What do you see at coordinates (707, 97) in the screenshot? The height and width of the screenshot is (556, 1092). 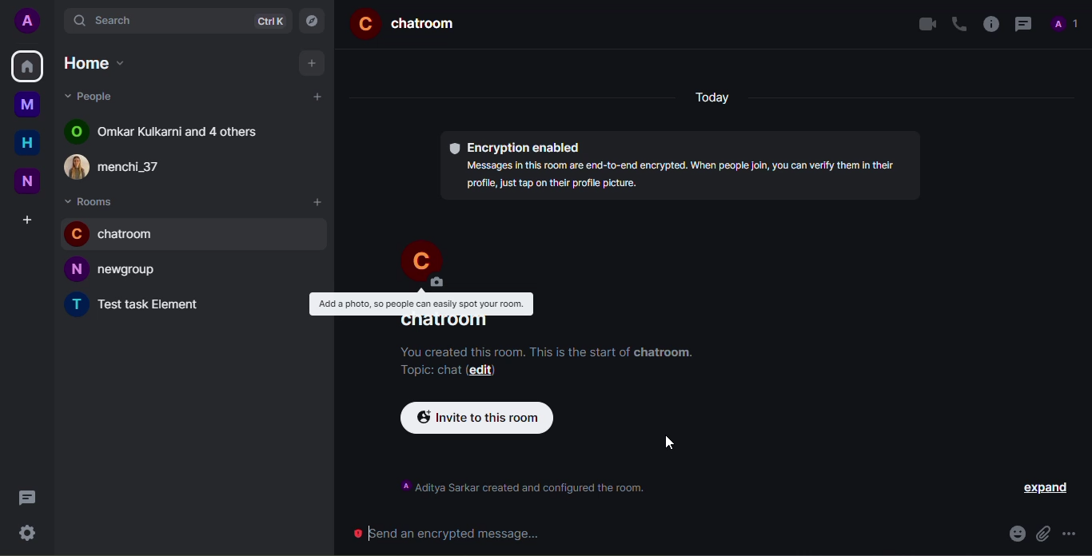 I see `today` at bounding box center [707, 97].